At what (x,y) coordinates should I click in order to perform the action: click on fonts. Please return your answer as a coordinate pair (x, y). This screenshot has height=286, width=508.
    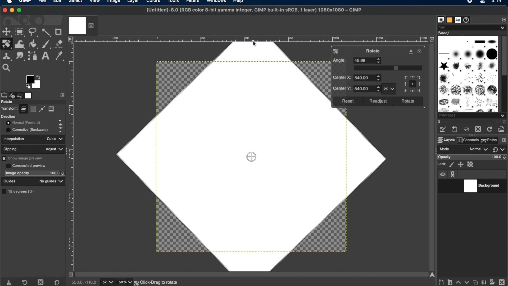
    Looking at the image, I should click on (458, 20).